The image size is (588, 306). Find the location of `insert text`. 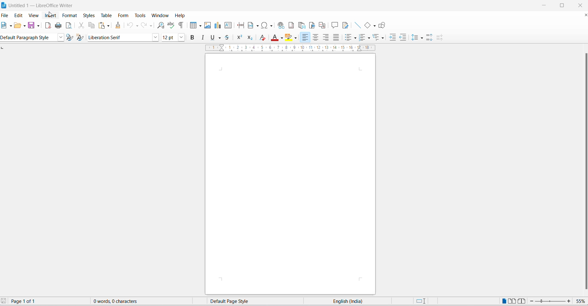

insert text is located at coordinates (229, 25).